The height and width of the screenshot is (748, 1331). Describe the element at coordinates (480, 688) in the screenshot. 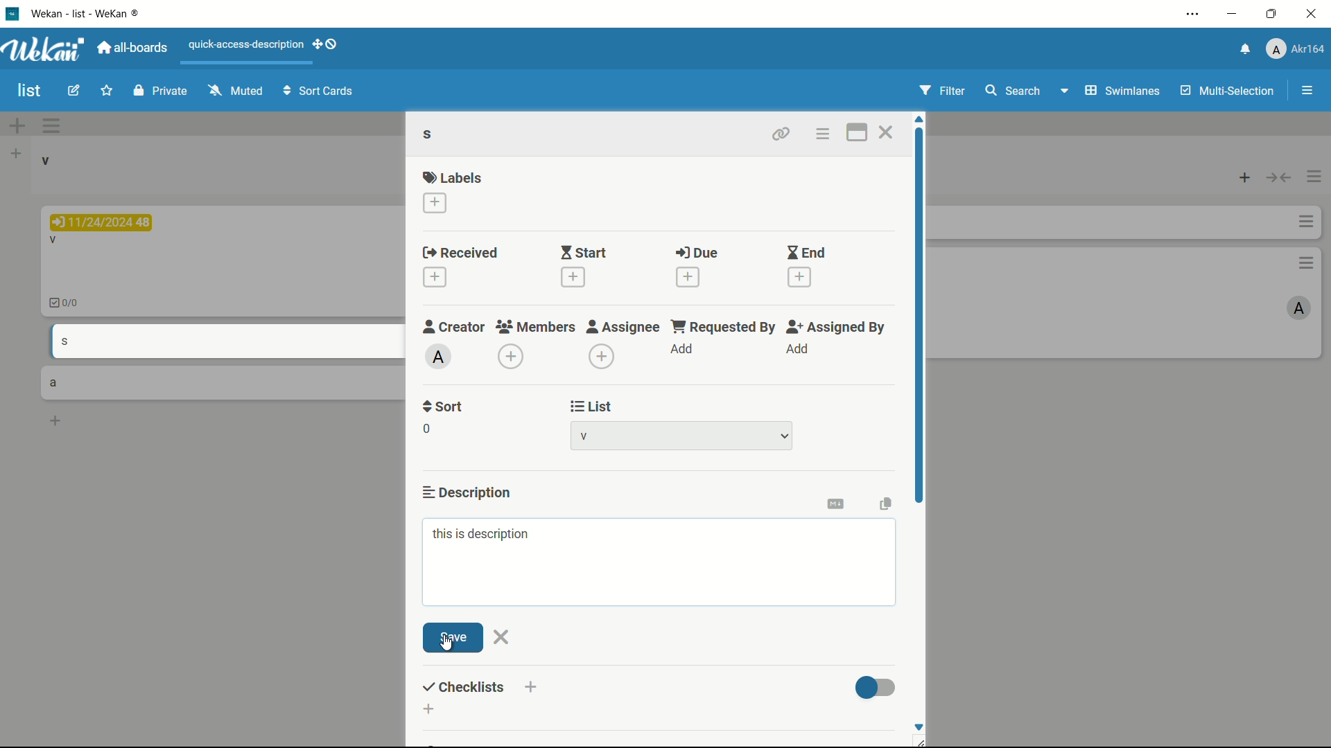

I see `checklist` at that location.